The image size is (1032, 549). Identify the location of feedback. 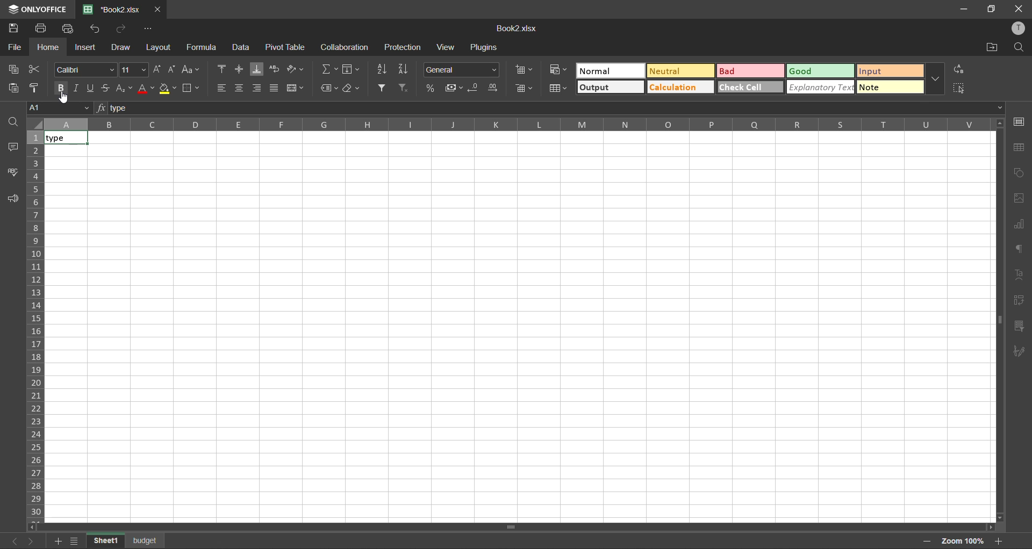
(12, 198).